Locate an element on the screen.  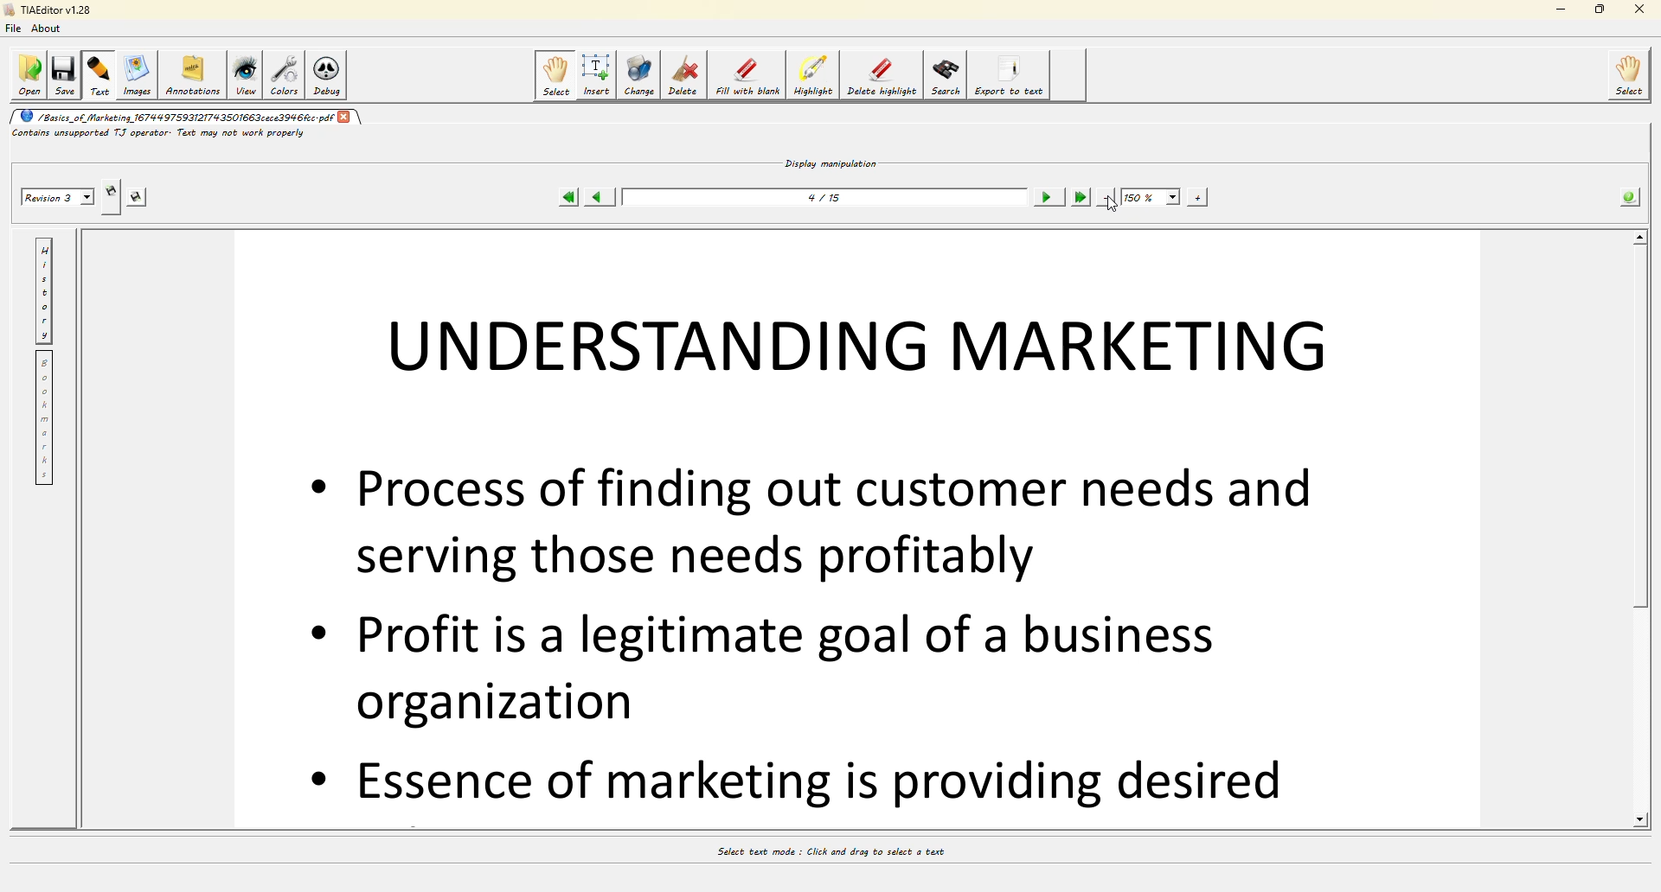
colors is located at coordinates (286, 74).